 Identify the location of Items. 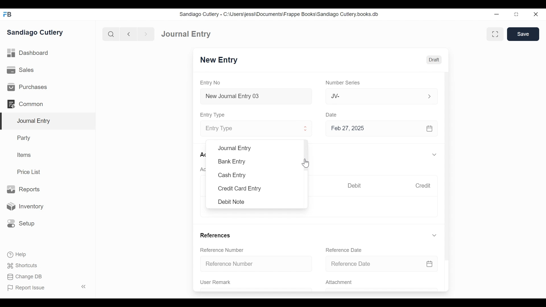
(23, 155).